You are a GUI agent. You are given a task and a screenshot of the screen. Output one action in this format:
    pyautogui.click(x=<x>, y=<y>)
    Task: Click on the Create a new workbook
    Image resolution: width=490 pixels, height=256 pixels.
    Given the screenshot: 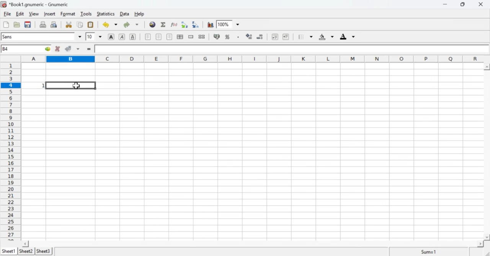 What is the action you would take?
    pyautogui.click(x=6, y=25)
    